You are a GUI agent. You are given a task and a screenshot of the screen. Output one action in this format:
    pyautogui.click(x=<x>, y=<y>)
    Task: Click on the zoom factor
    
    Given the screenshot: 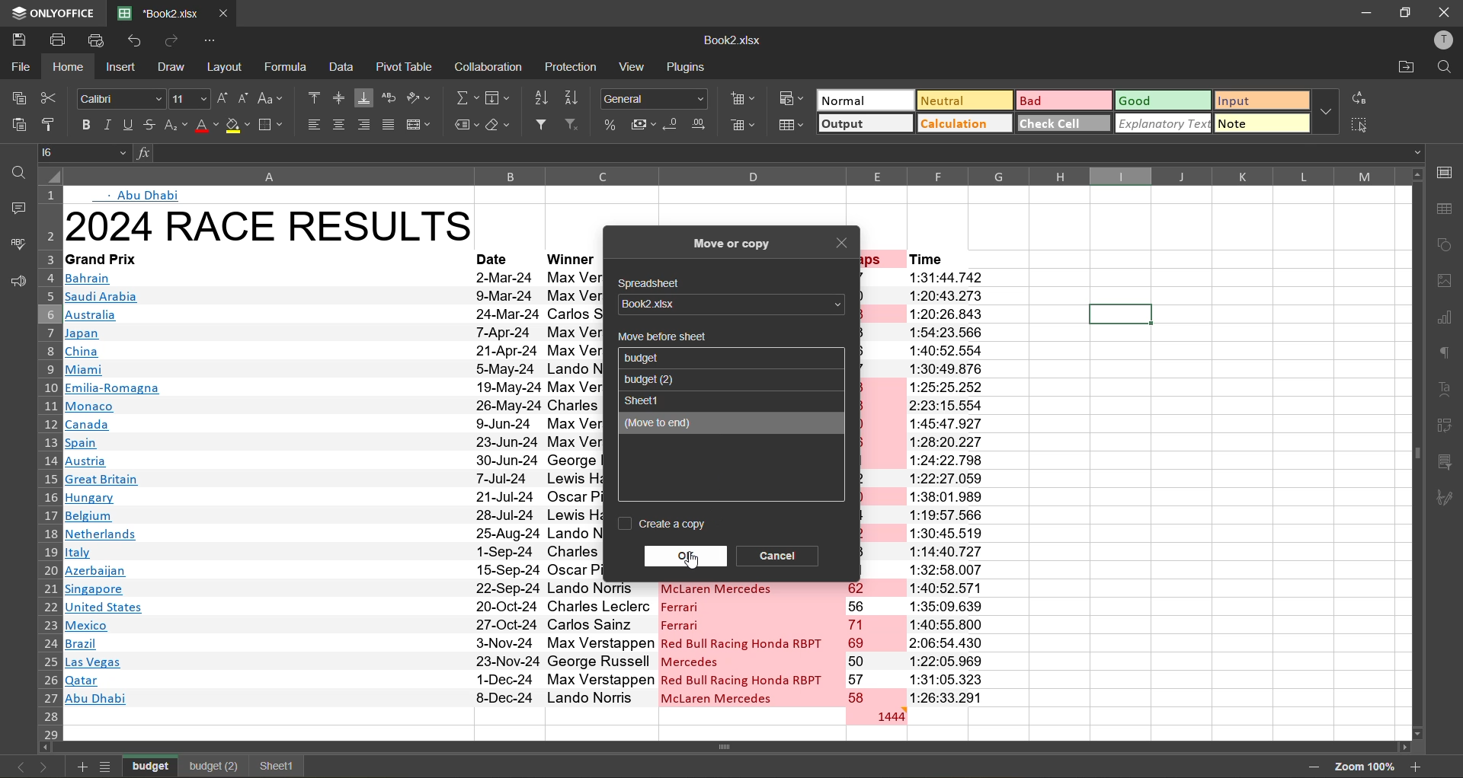 What is the action you would take?
    pyautogui.click(x=1363, y=766)
    